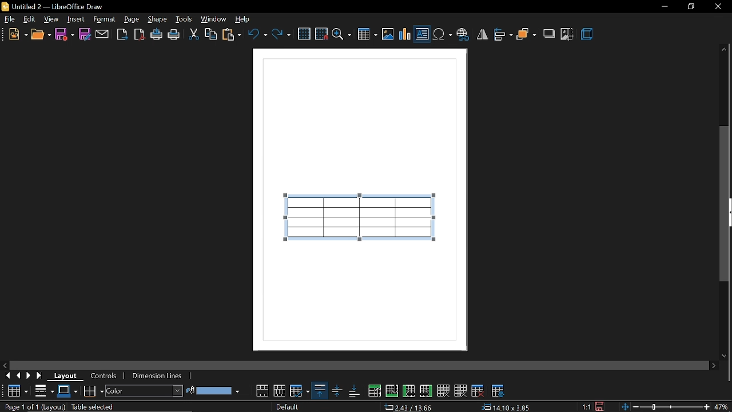 This screenshot has width=732, height=412. What do you see at coordinates (443, 390) in the screenshot?
I see `delete row` at bounding box center [443, 390].